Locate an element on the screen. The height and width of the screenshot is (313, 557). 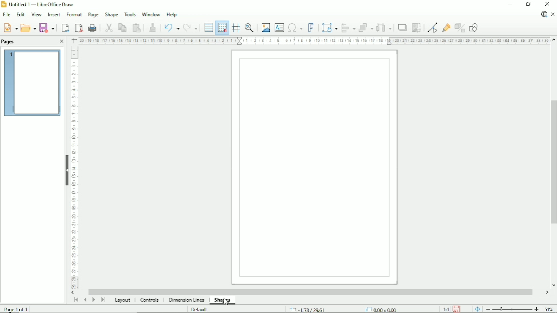
Cut is located at coordinates (107, 28).